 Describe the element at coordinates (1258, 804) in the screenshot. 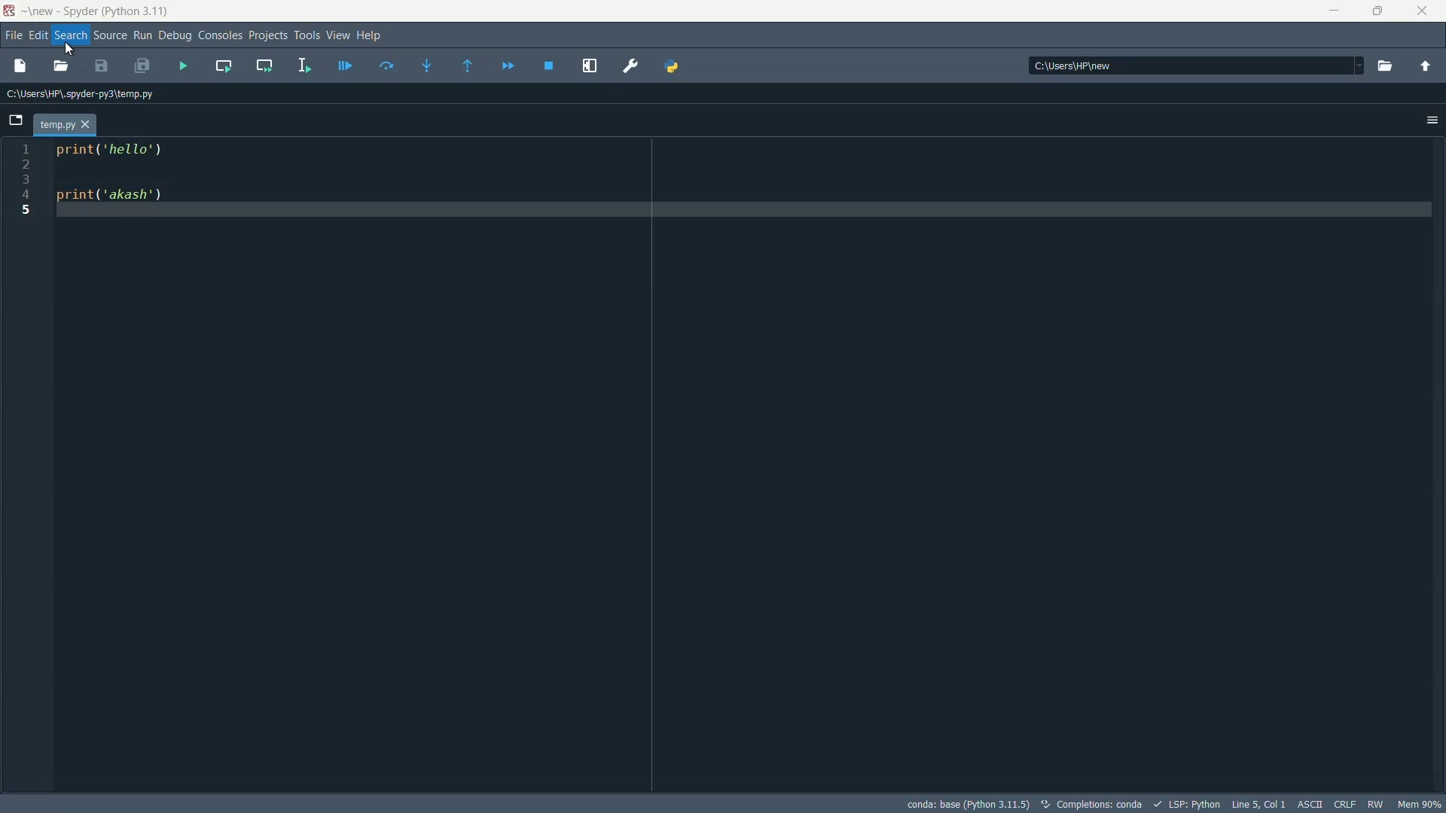

I see `Line 5, Col 1` at that location.